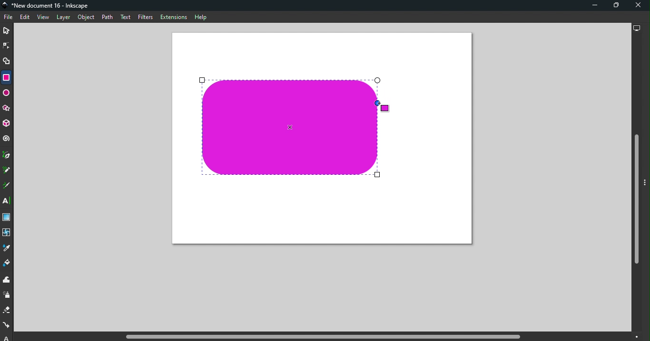 The image size is (650, 341). I want to click on Selector, so click(6, 31).